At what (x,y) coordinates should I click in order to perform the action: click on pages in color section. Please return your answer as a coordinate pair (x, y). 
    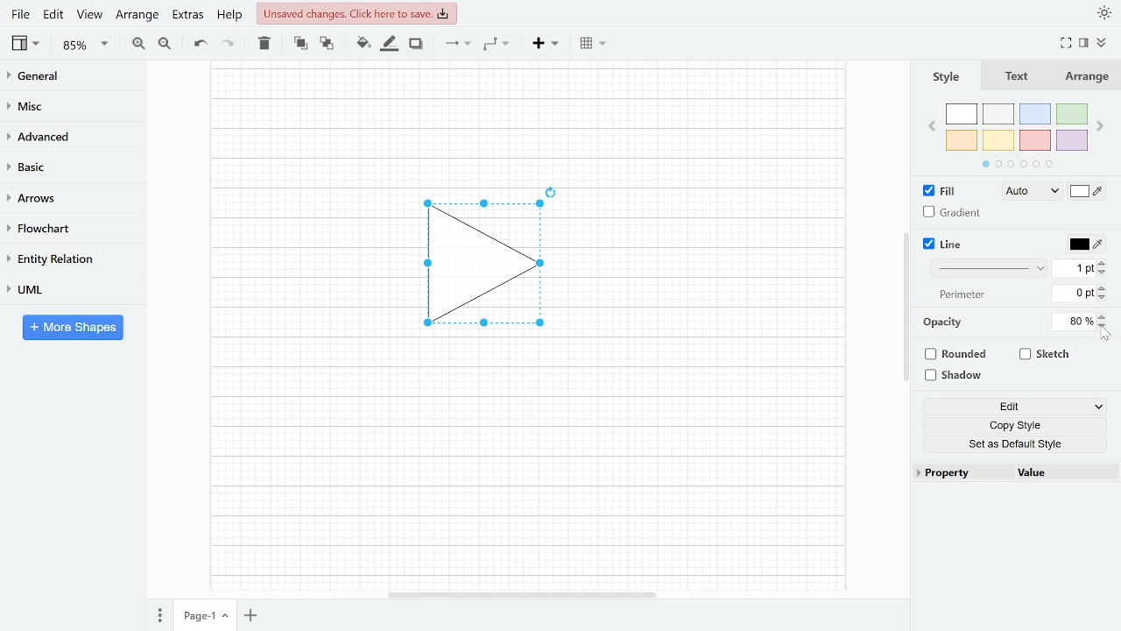
    Looking at the image, I should click on (1015, 162).